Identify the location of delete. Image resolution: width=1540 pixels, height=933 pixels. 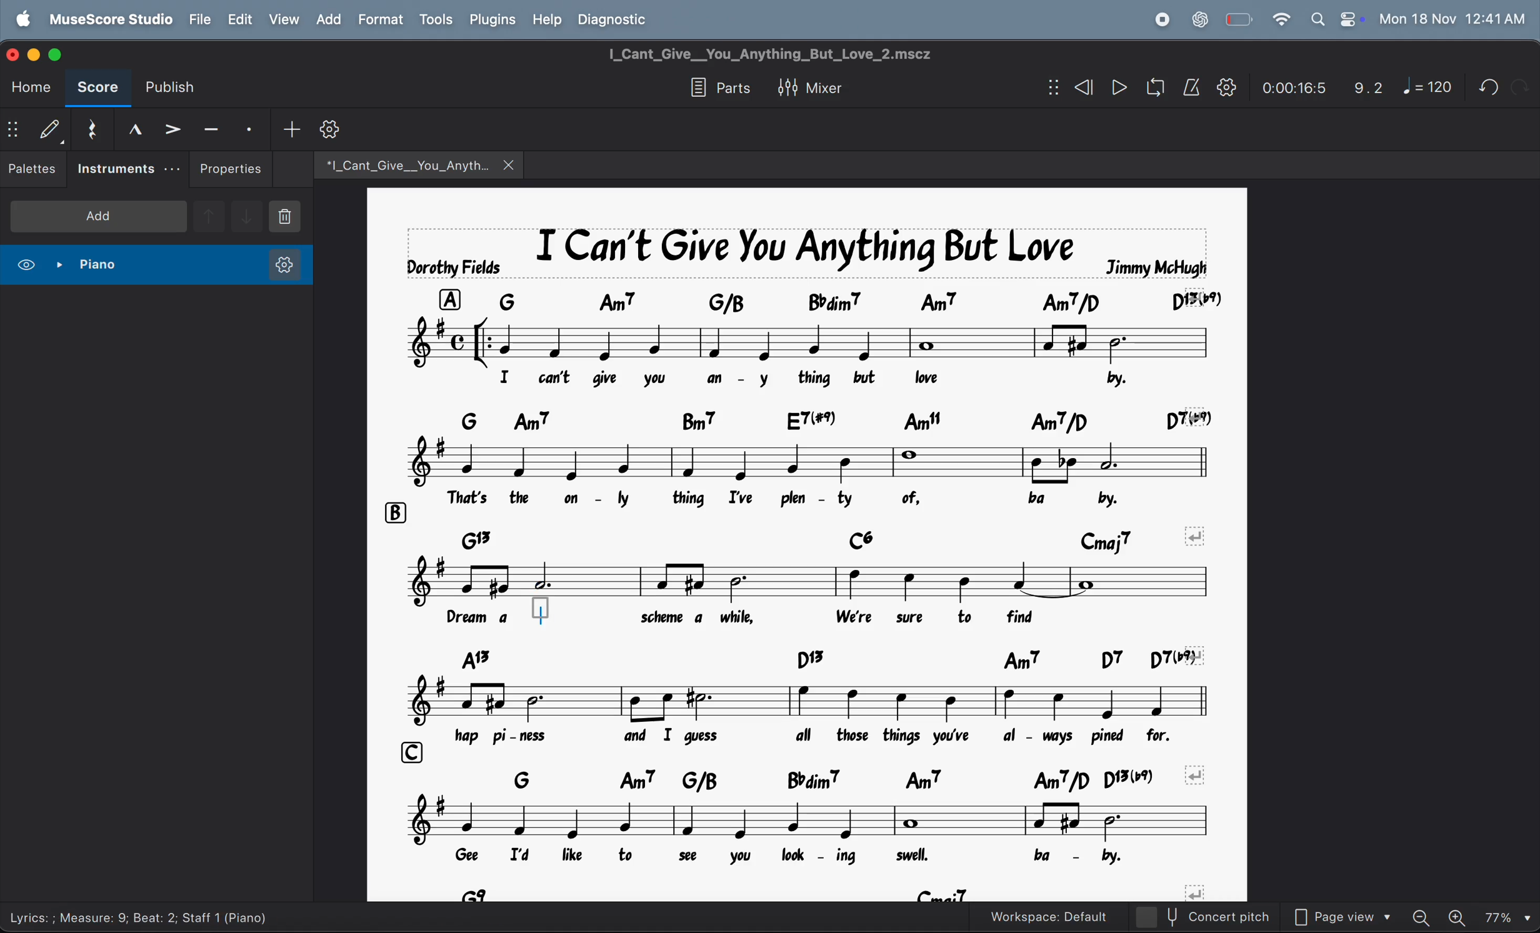
(294, 217).